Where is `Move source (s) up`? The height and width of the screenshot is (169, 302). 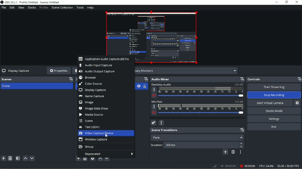
Move source (s) up is located at coordinates (100, 159).